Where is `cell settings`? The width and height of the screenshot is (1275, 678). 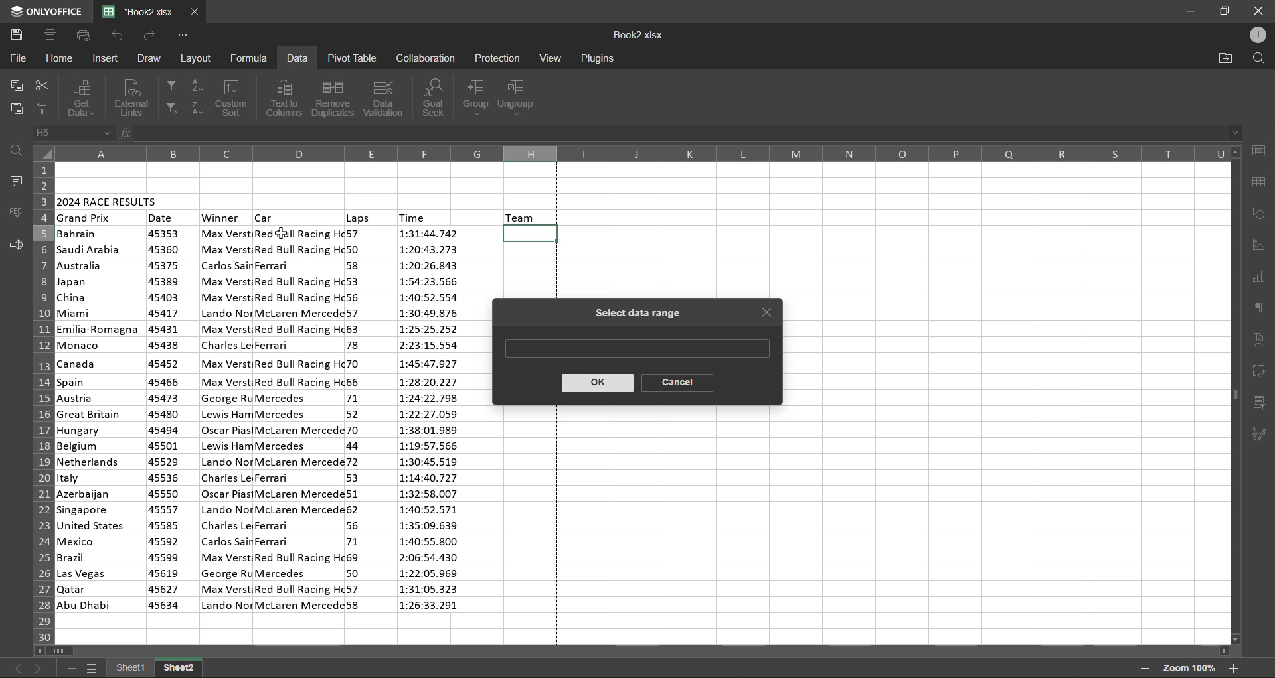
cell settings is located at coordinates (1258, 150).